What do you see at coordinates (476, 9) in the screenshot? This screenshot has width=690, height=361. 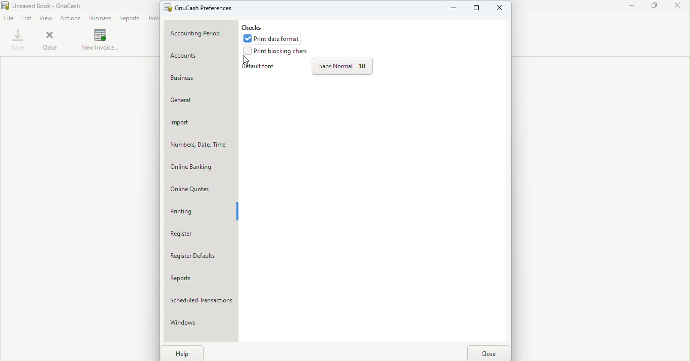 I see `Maximize` at bounding box center [476, 9].